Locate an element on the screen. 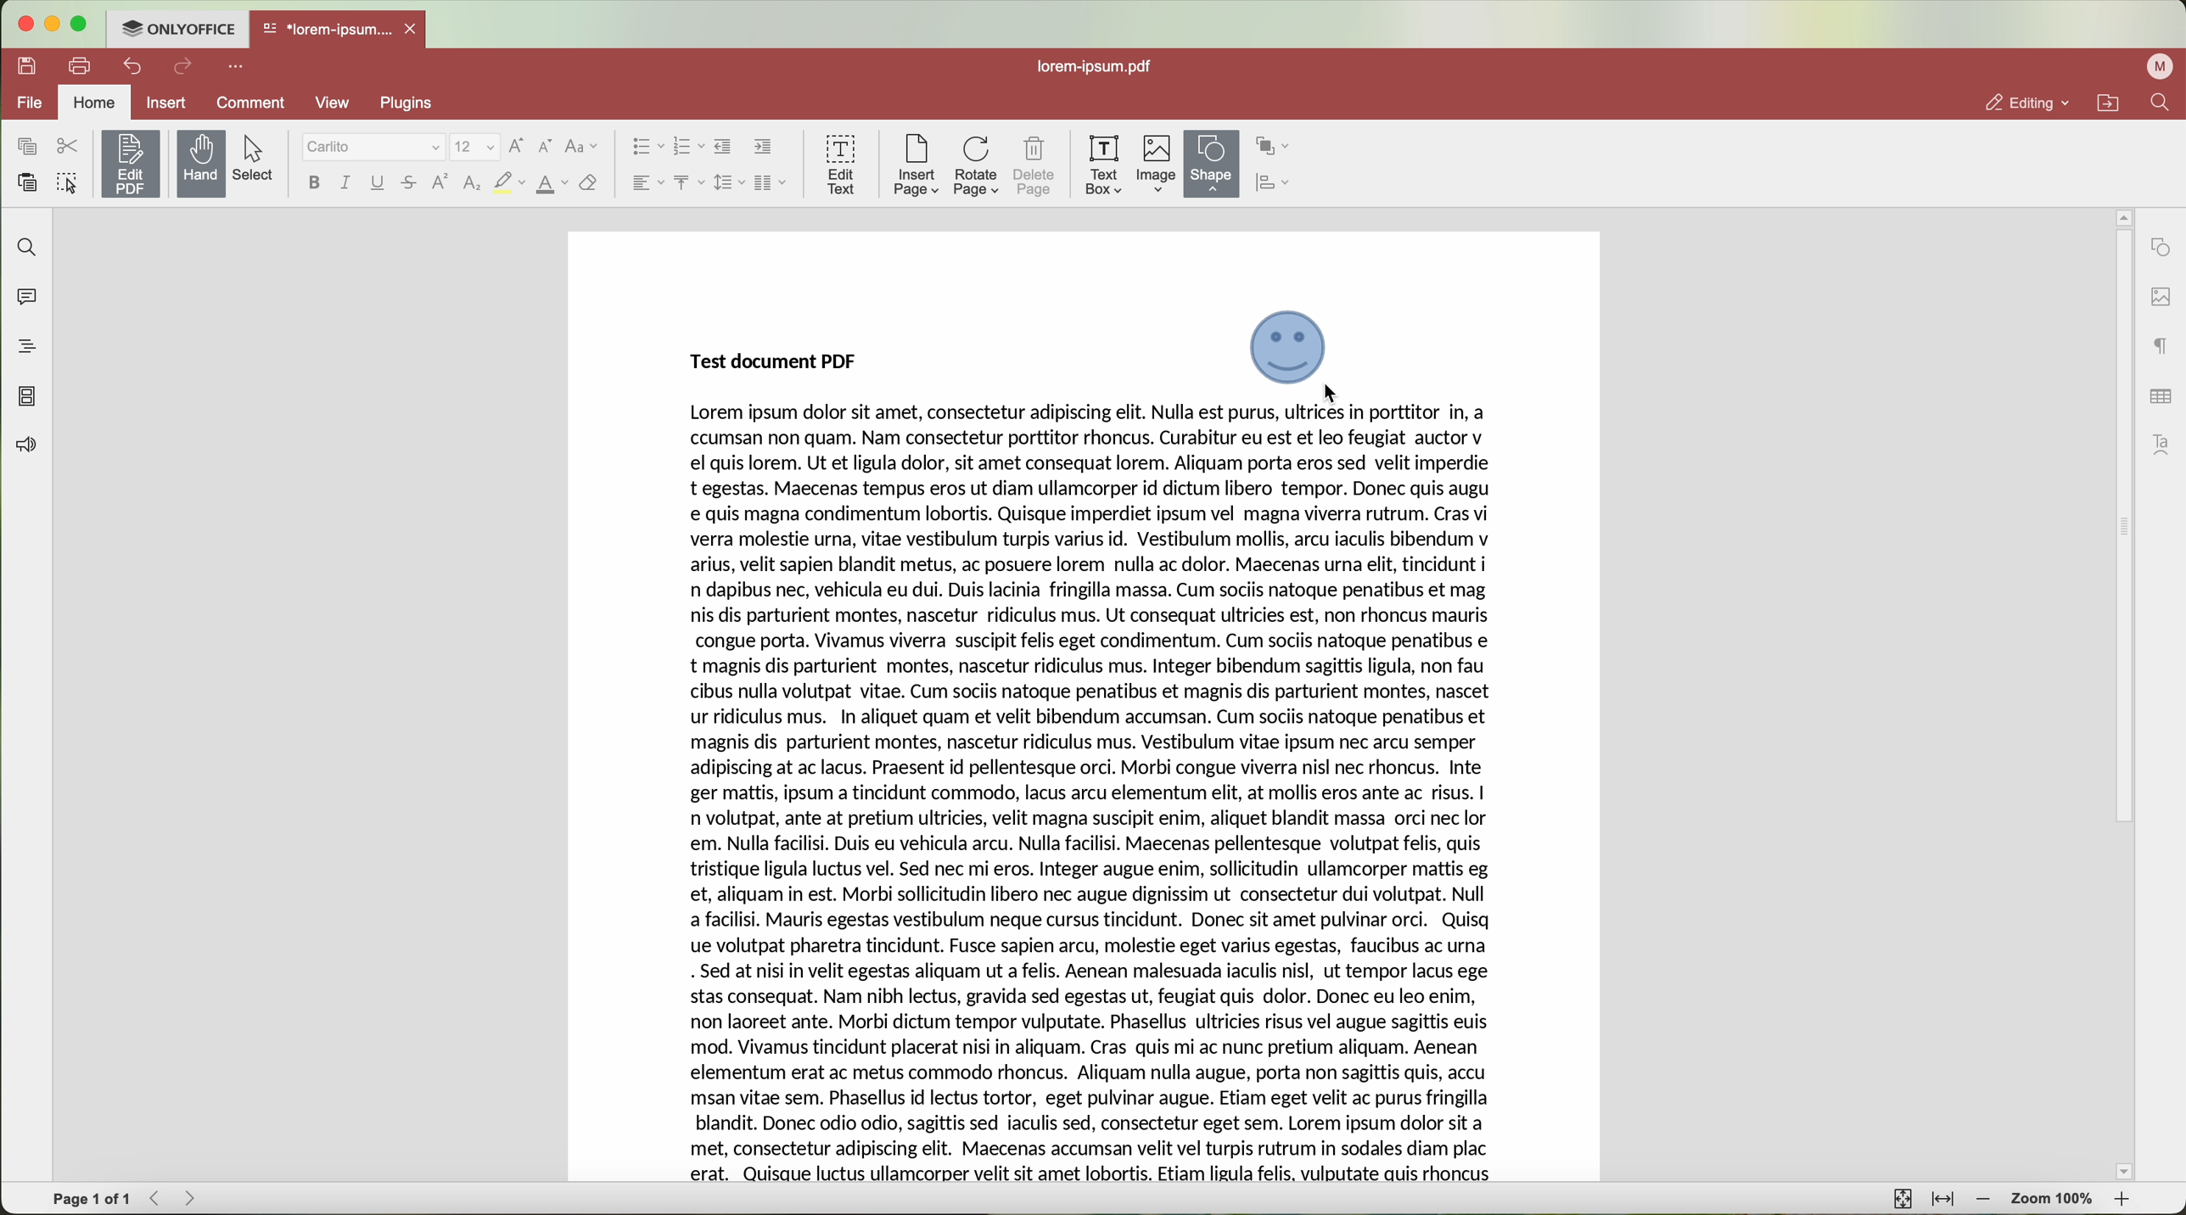 Image resolution: width=2186 pixels, height=1215 pixels. mouse up is located at coordinates (1337, 396).